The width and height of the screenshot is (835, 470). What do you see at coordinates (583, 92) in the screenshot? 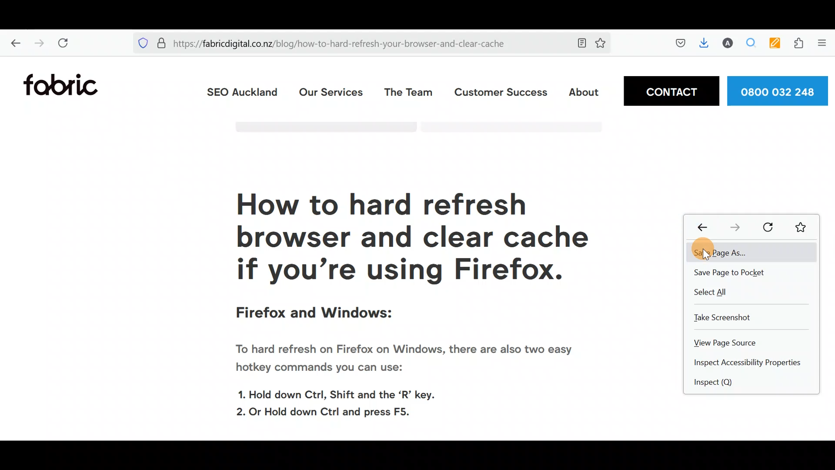
I see `About` at bounding box center [583, 92].